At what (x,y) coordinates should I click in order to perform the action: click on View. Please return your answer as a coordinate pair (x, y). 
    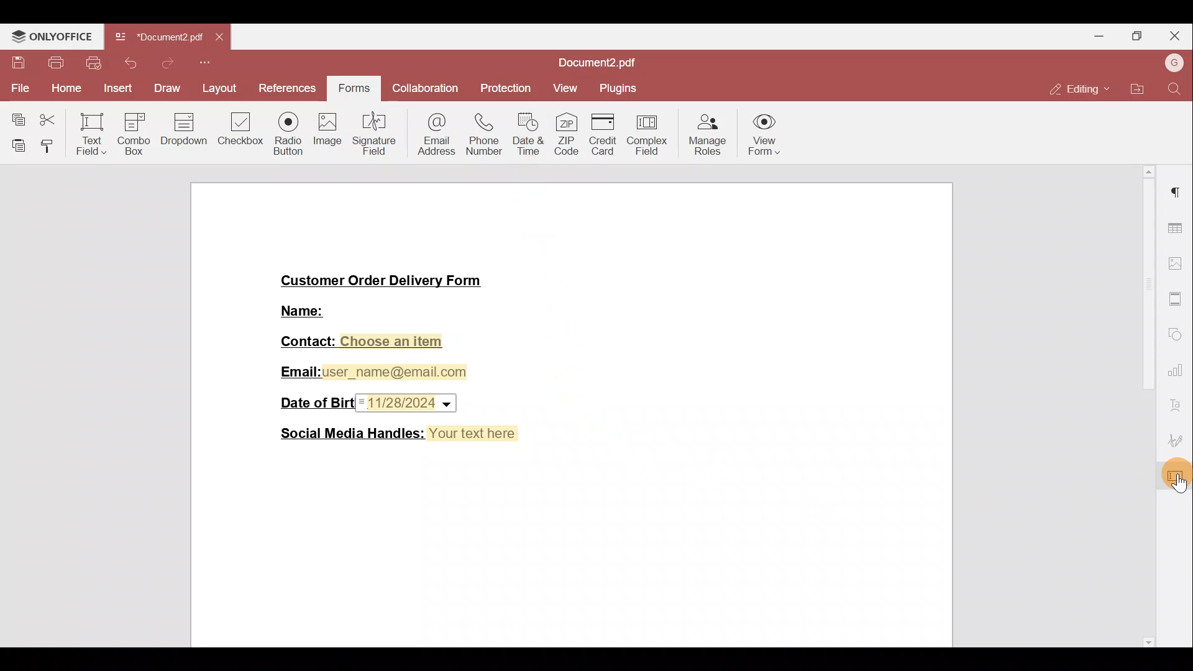
    Looking at the image, I should click on (569, 86).